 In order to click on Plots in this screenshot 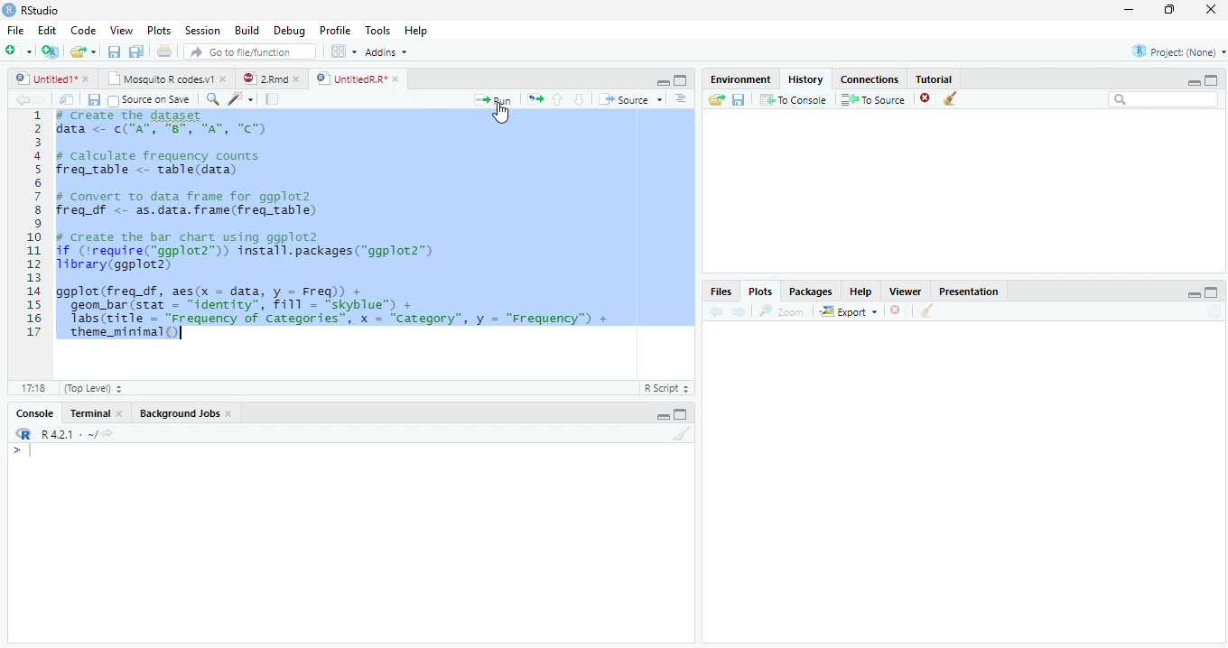, I will do `click(160, 32)`.